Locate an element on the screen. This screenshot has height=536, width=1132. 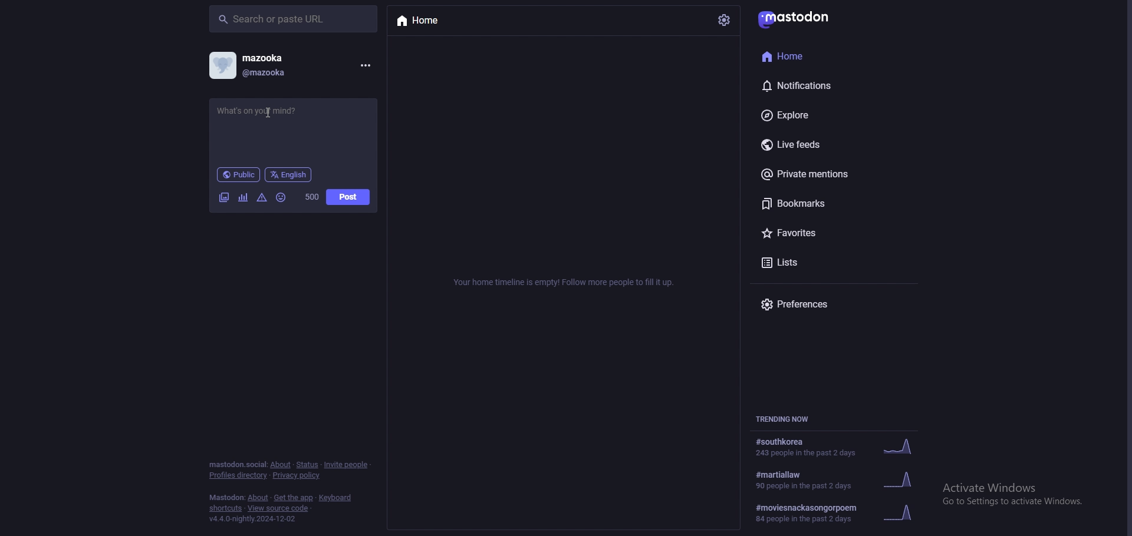
word count is located at coordinates (312, 197).